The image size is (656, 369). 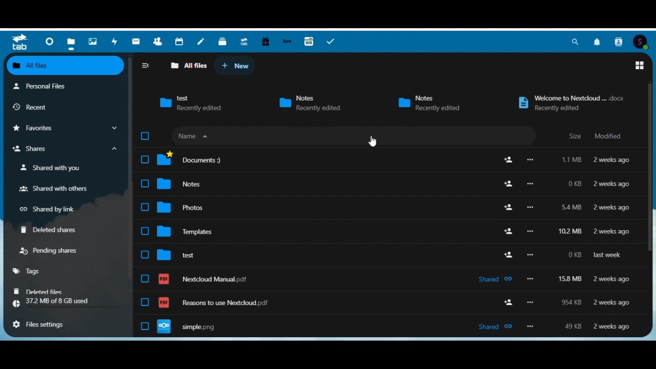 What do you see at coordinates (620, 42) in the screenshot?
I see `Contacts` at bounding box center [620, 42].